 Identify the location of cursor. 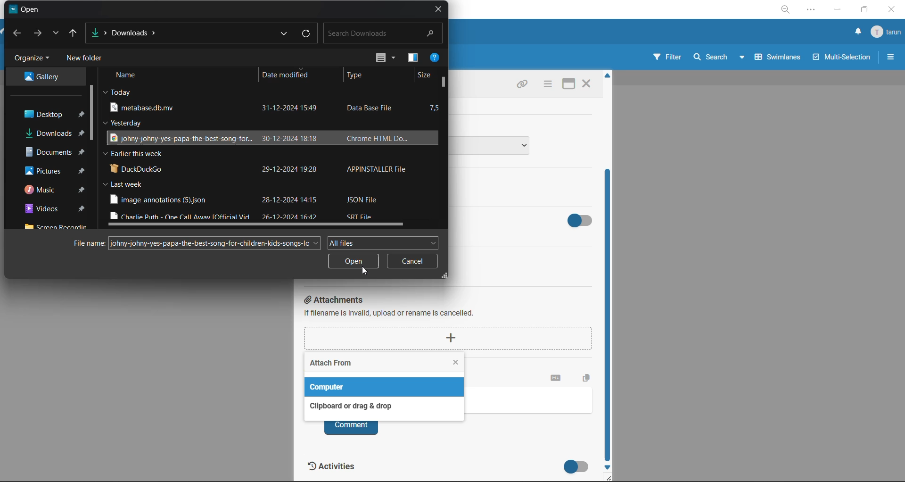
(365, 271).